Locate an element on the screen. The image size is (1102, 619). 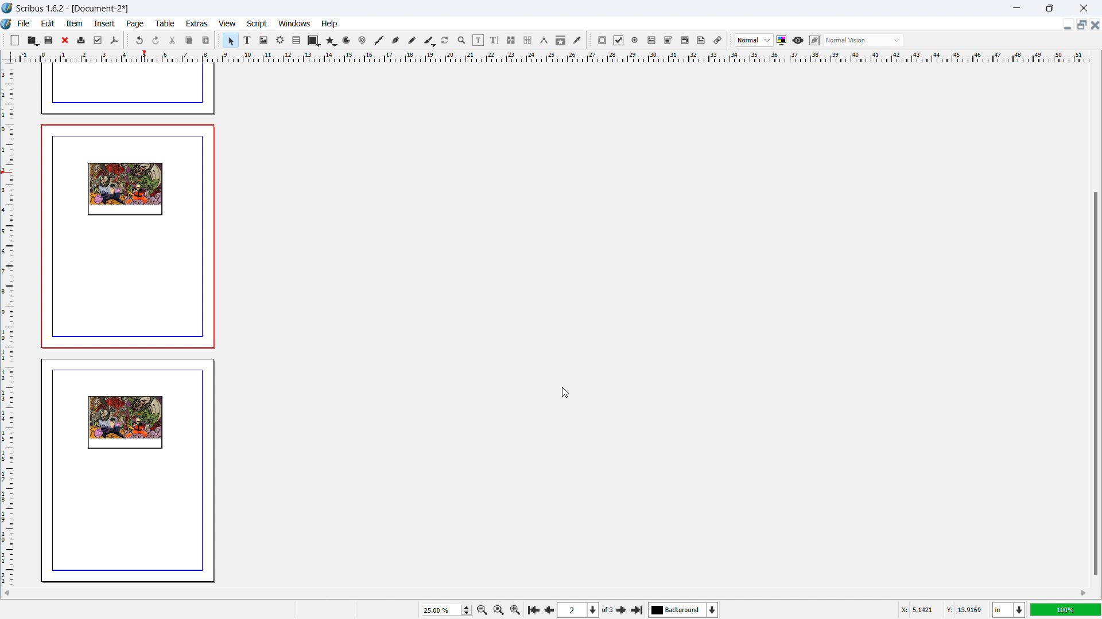
measurement is located at coordinates (544, 41).